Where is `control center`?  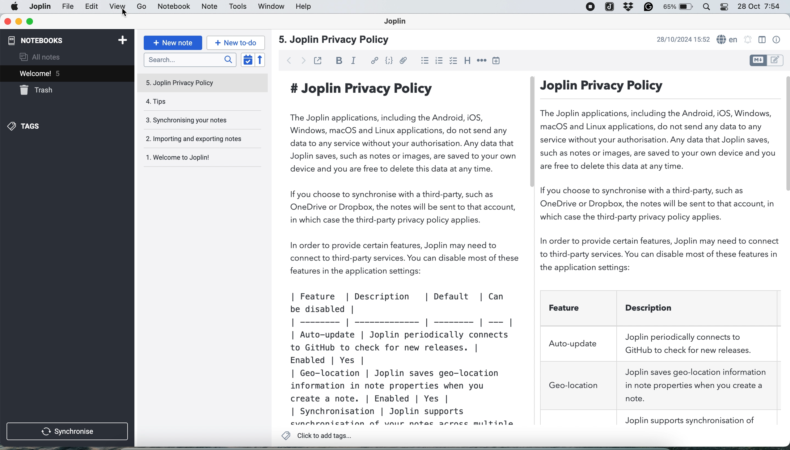 control center is located at coordinates (709, 7).